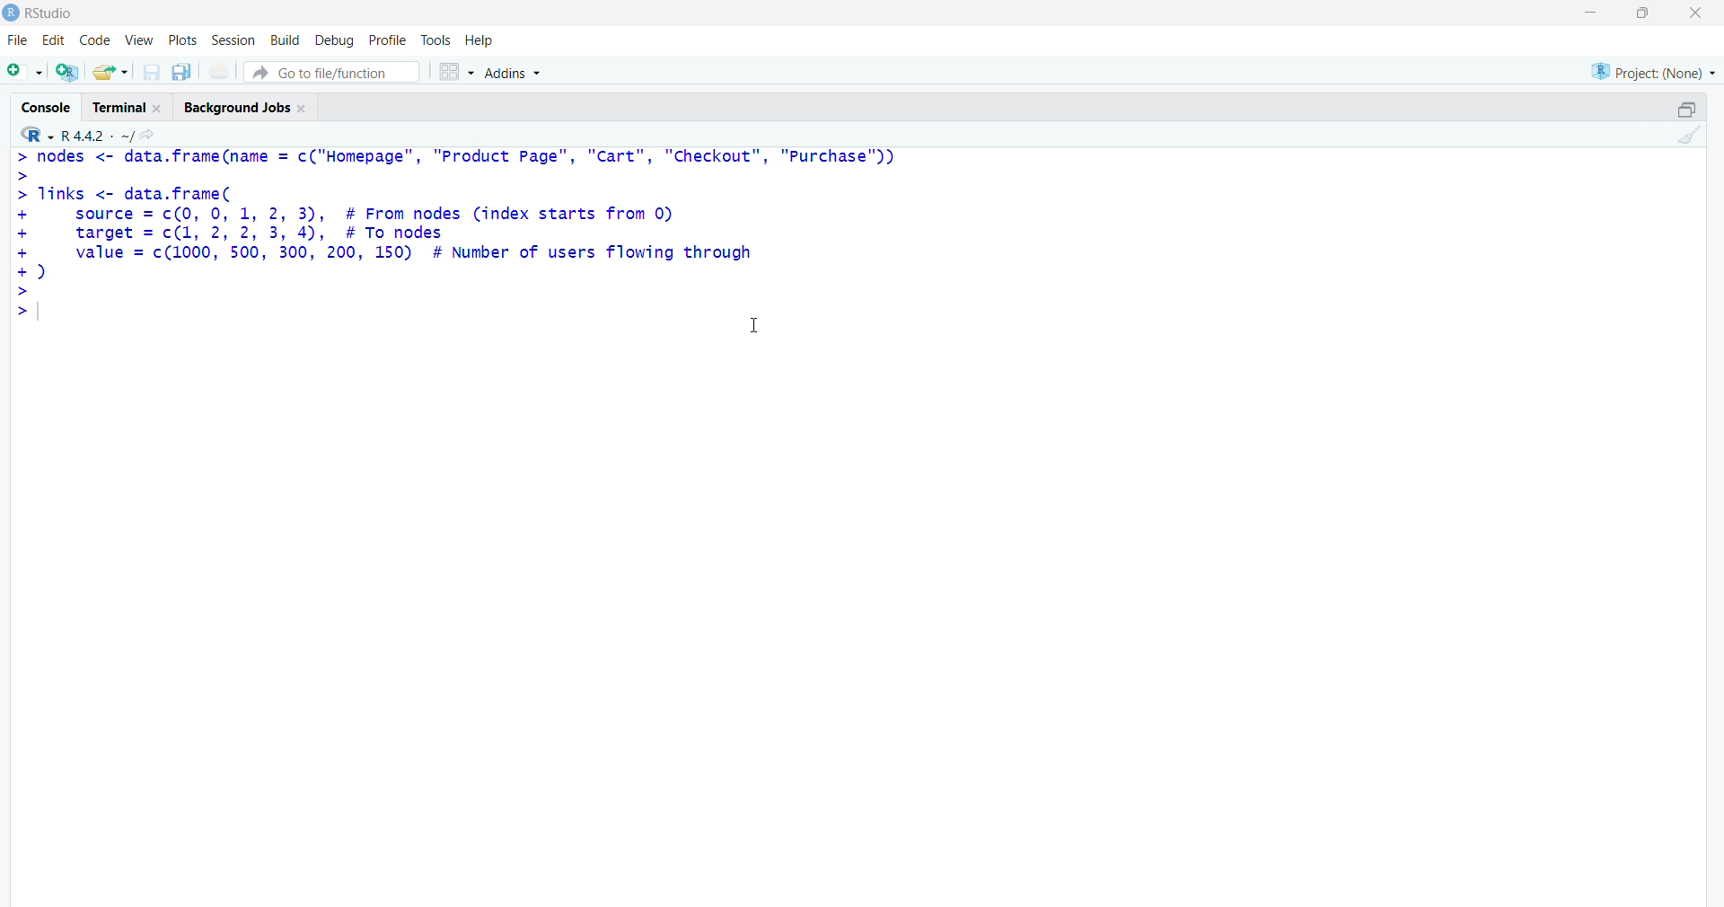 Image resolution: width=1724 pixels, height=907 pixels. Describe the element at coordinates (231, 41) in the screenshot. I see `session` at that location.